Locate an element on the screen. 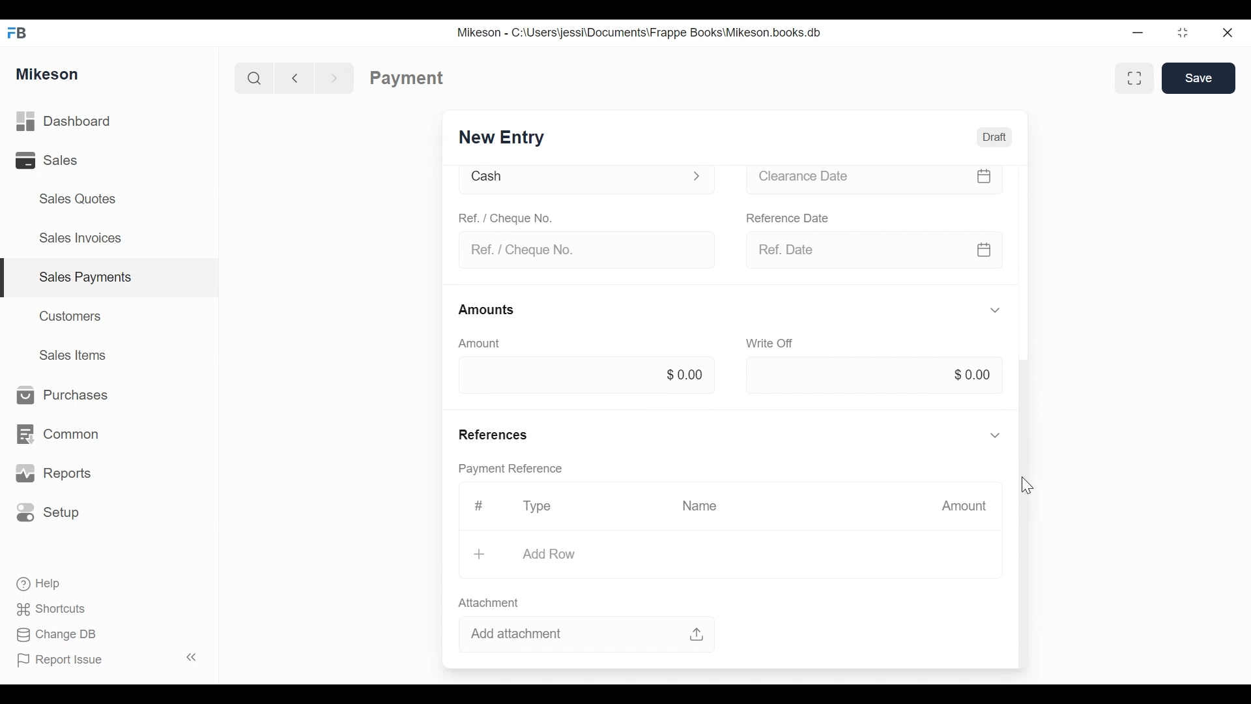  ref./cheque no. is located at coordinates (519, 248).